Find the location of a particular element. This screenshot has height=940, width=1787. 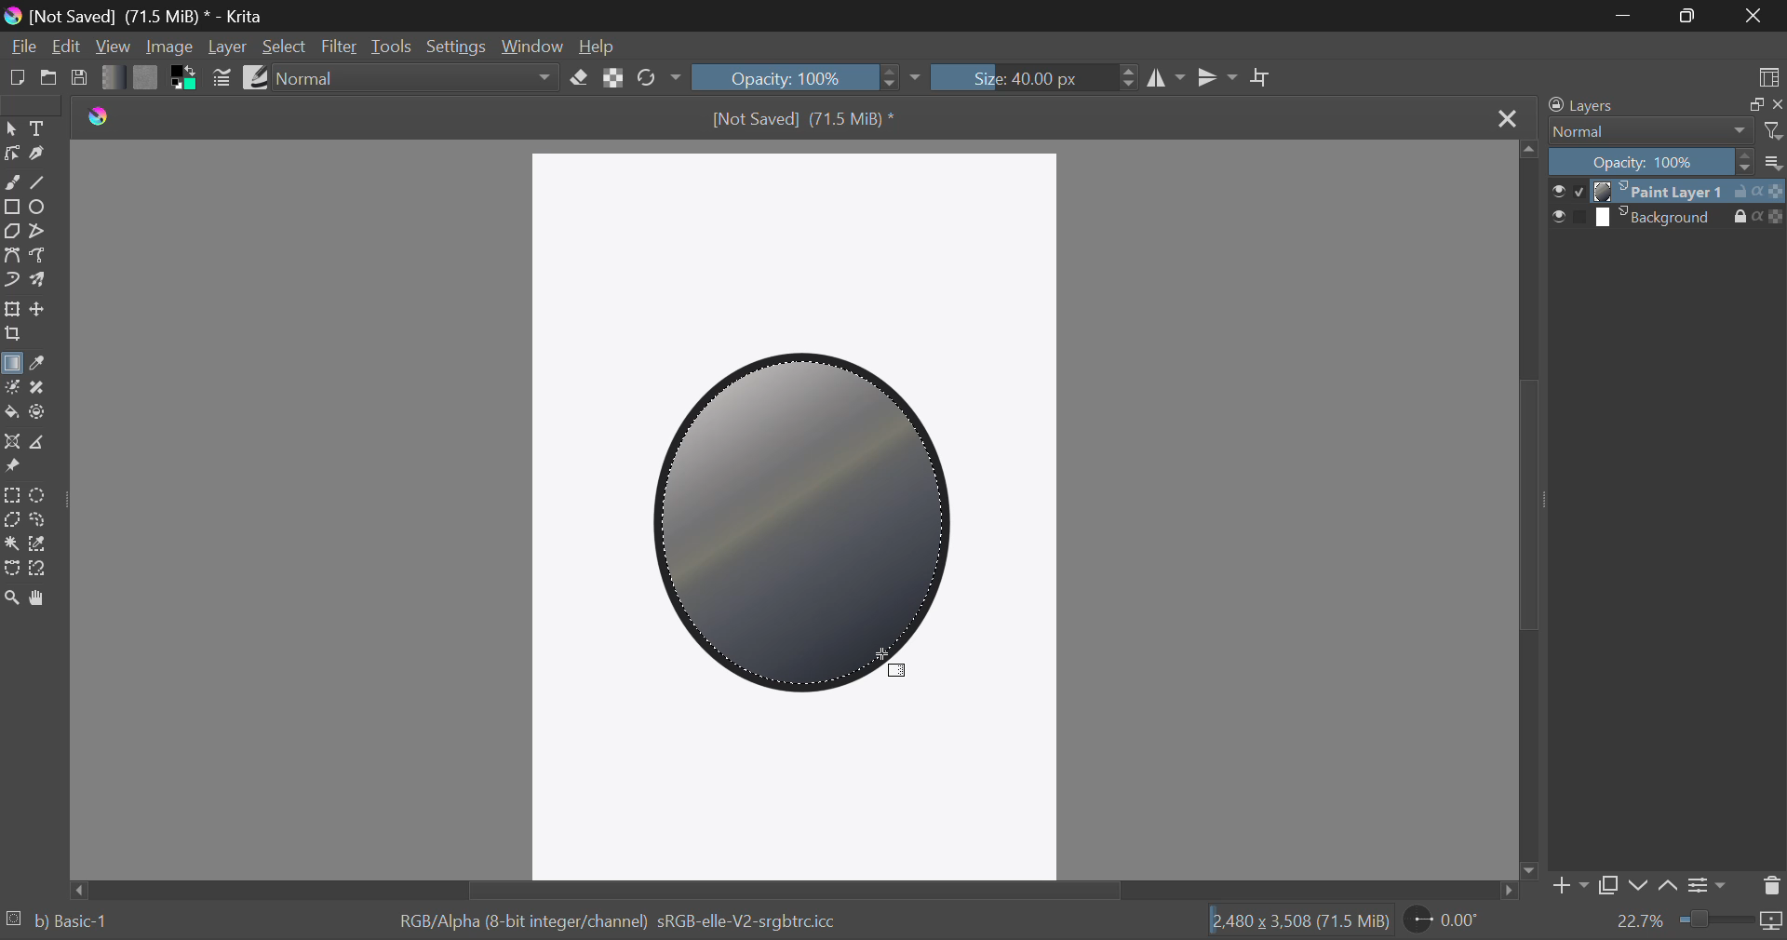

RGB/Alpha (8-bit integer/channel) sRGB-elle-V2-srgbtrc.icc is located at coordinates (622, 921).